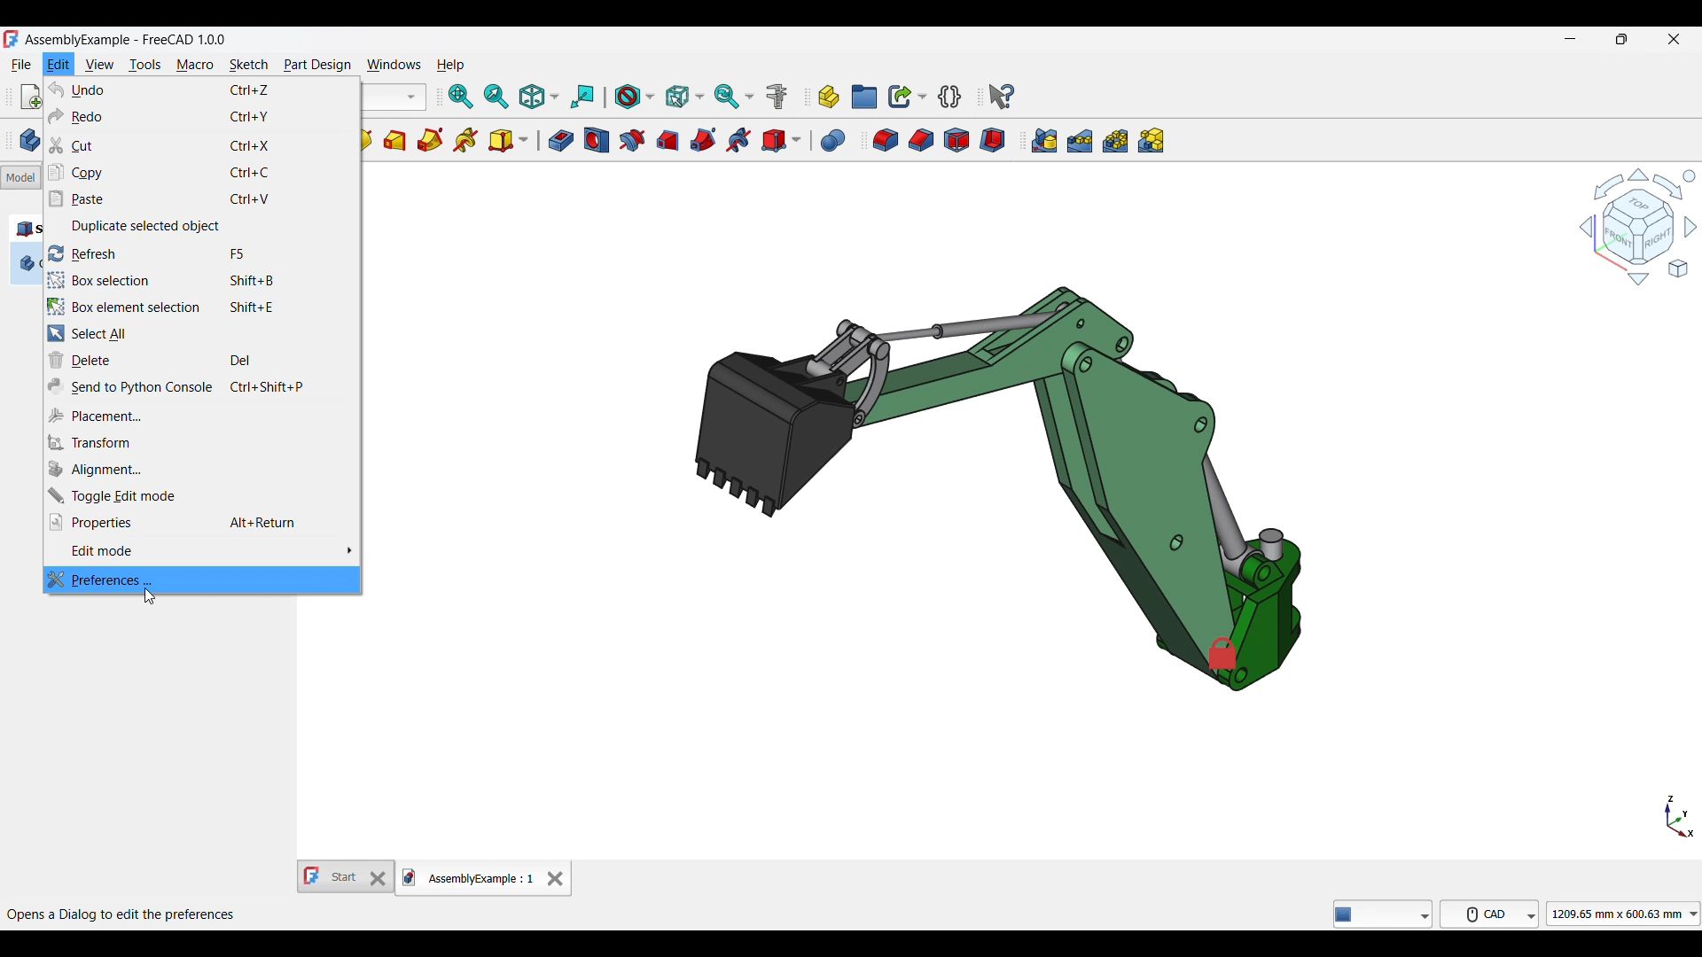  Describe the element at coordinates (886, 140) in the screenshot. I see `Fillet` at that location.